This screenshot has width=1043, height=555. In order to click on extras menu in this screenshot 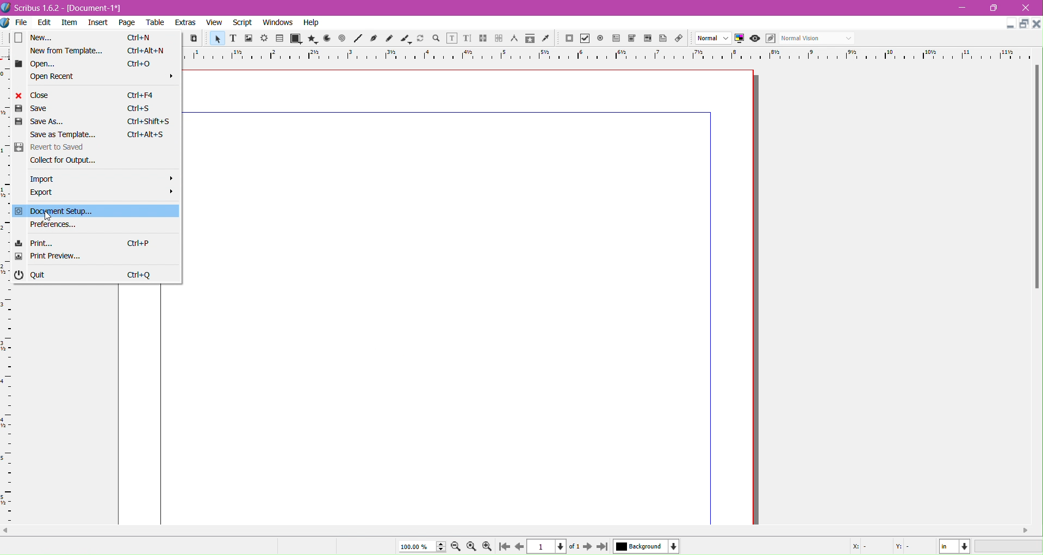, I will do `click(186, 23)`.